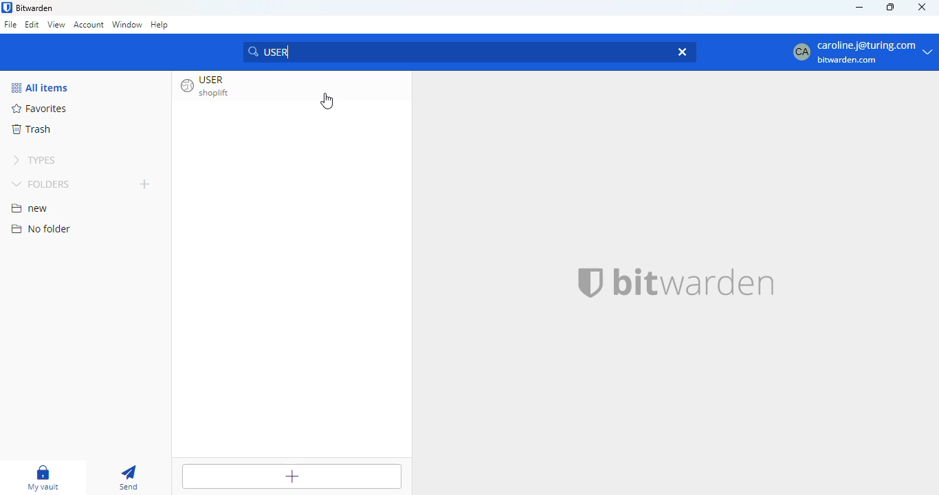  Describe the element at coordinates (694, 281) in the screenshot. I see `bitwarden` at that location.